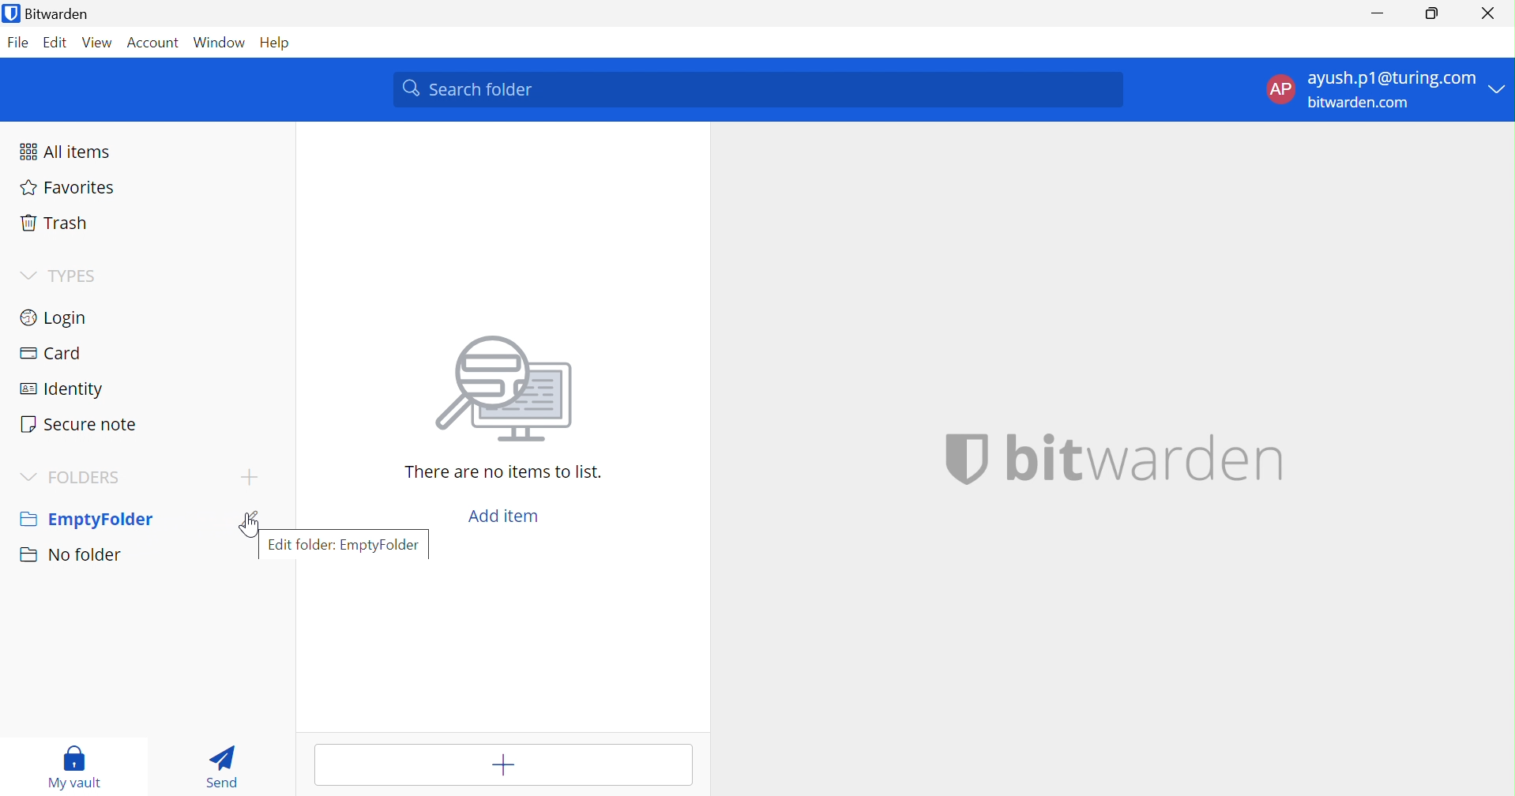 This screenshot has width=1515, height=796. I want to click on All items, so click(70, 152).